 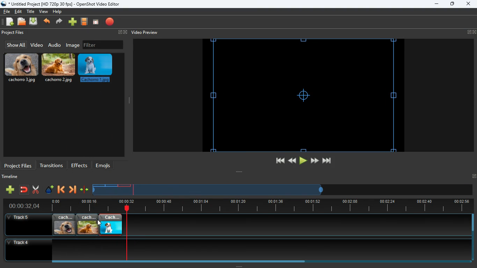 What do you see at coordinates (36, 45) in the screenshot?
I see `video` at bounding box center [36, 45].